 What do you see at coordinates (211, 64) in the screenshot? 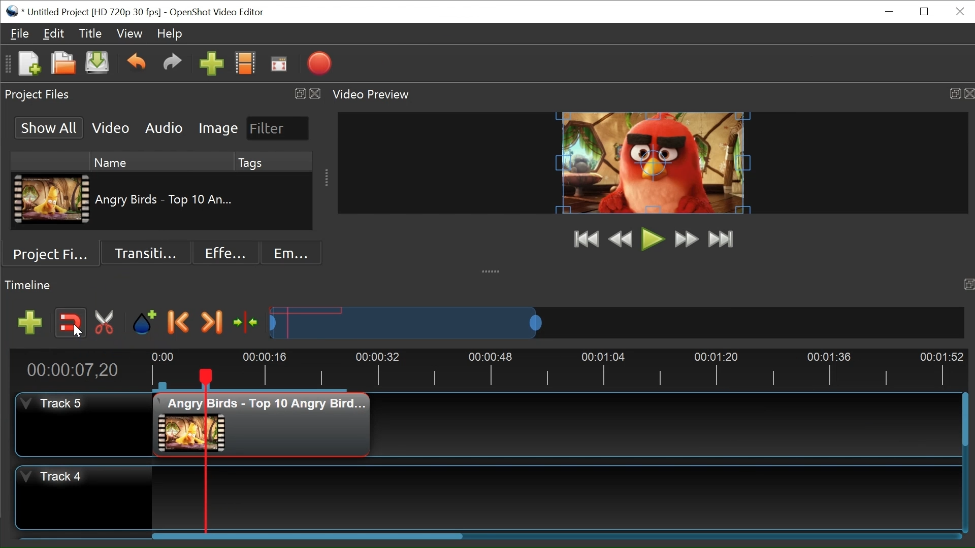
I see `Import Files` at bounding box center [211, 64].